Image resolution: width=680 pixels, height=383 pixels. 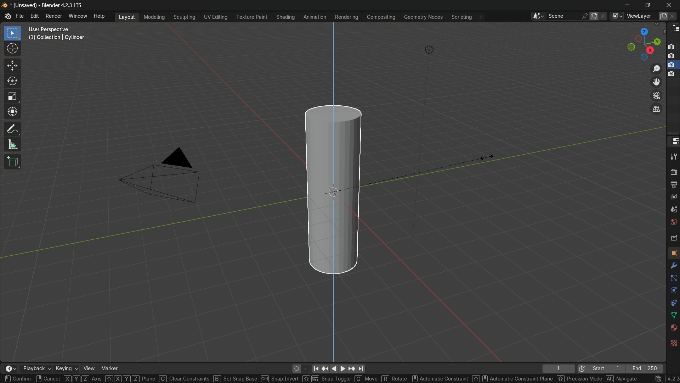 What do you see at coordinates (284, 17) in the screenshot?
I see `shading` at bounding box center [284, 17].